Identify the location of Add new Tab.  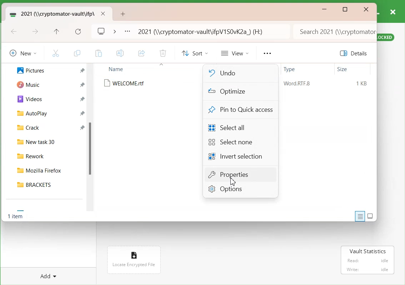
(124, 14).